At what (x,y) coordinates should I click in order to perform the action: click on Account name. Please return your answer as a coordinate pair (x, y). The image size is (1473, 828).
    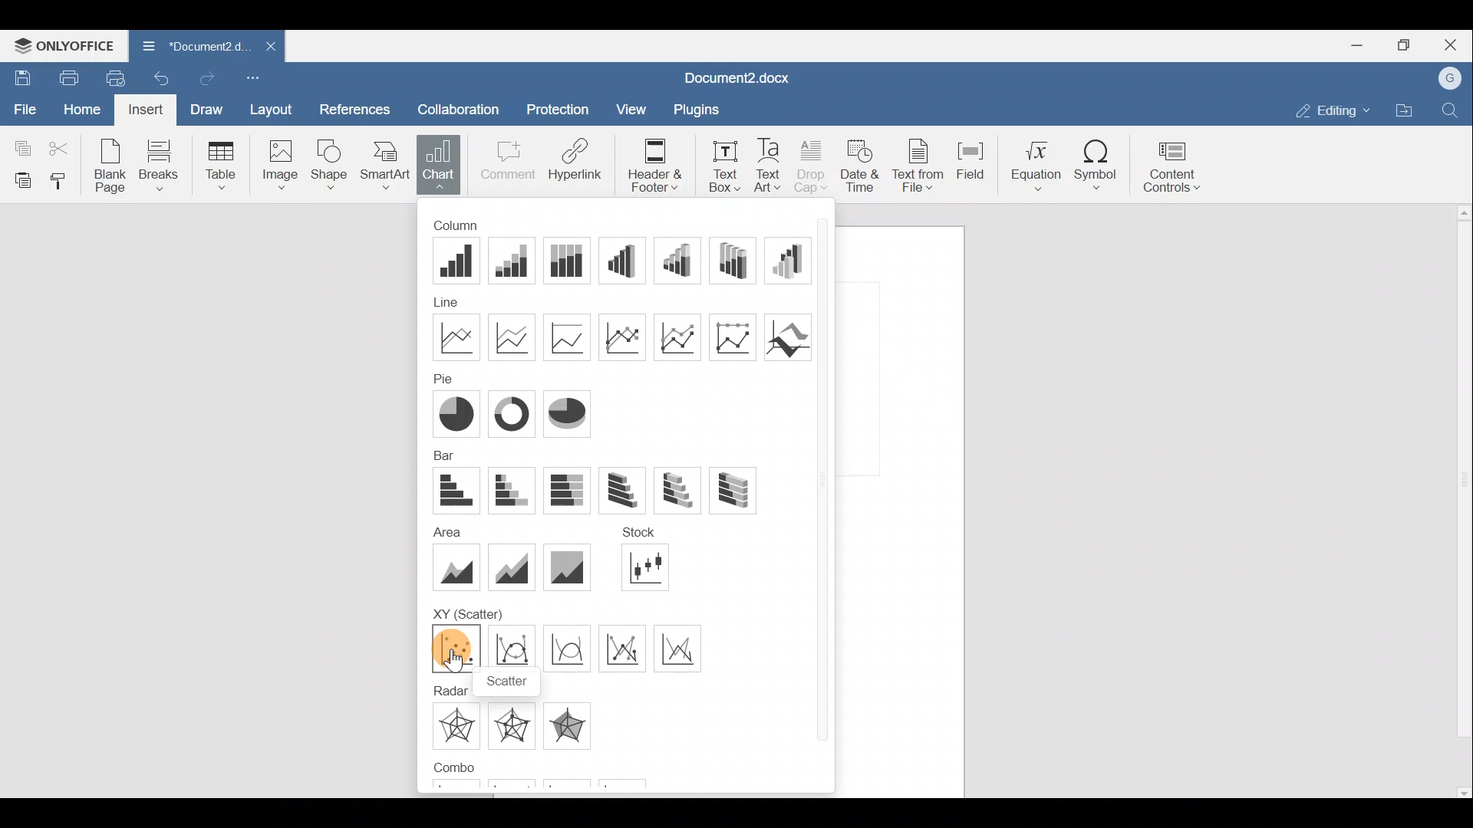
    Looking at the image, I should click on (1452, 77).